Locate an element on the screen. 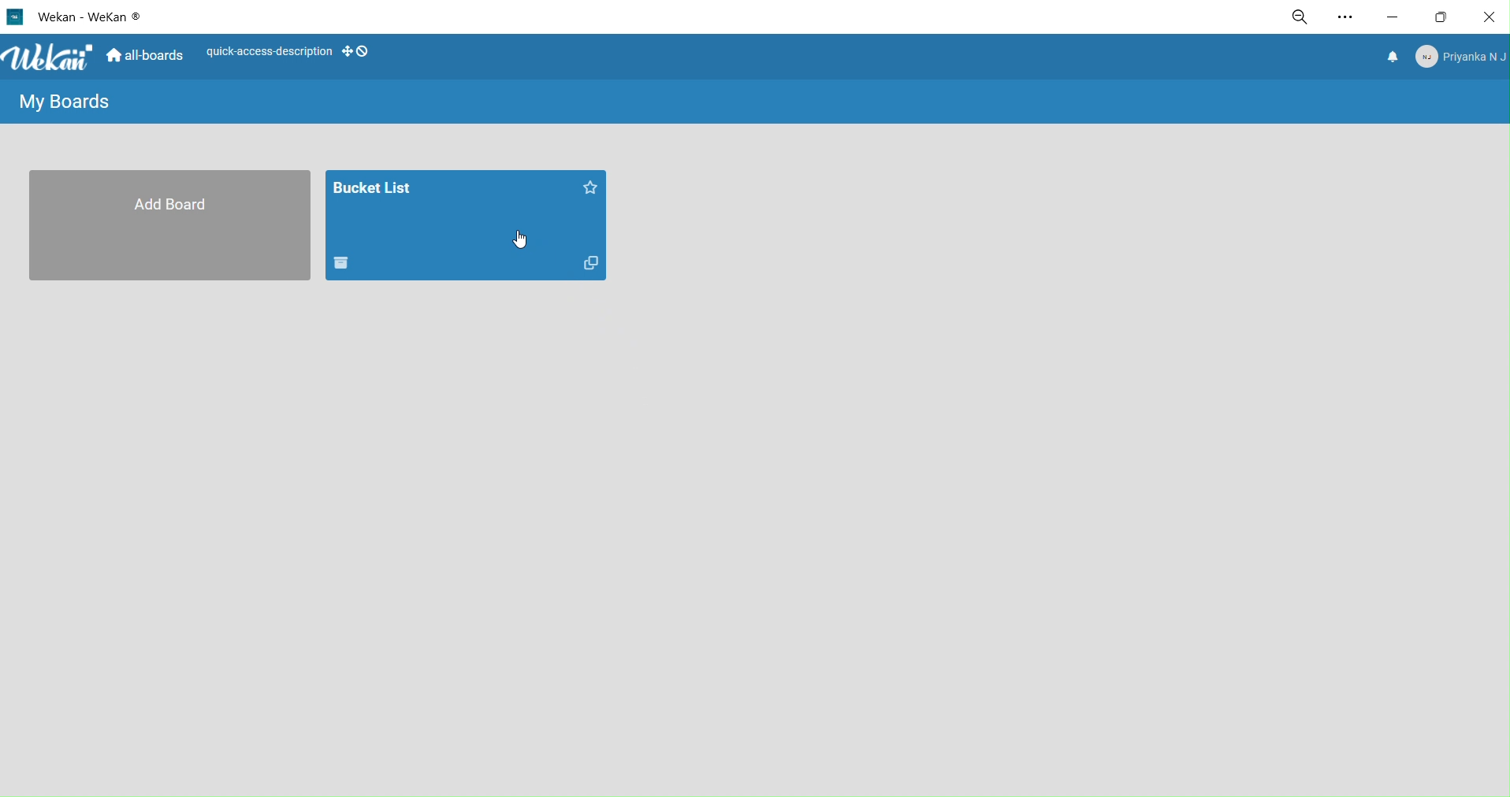 The image size is (1510, 797). duplicate board is located at coordinates (592, 265).